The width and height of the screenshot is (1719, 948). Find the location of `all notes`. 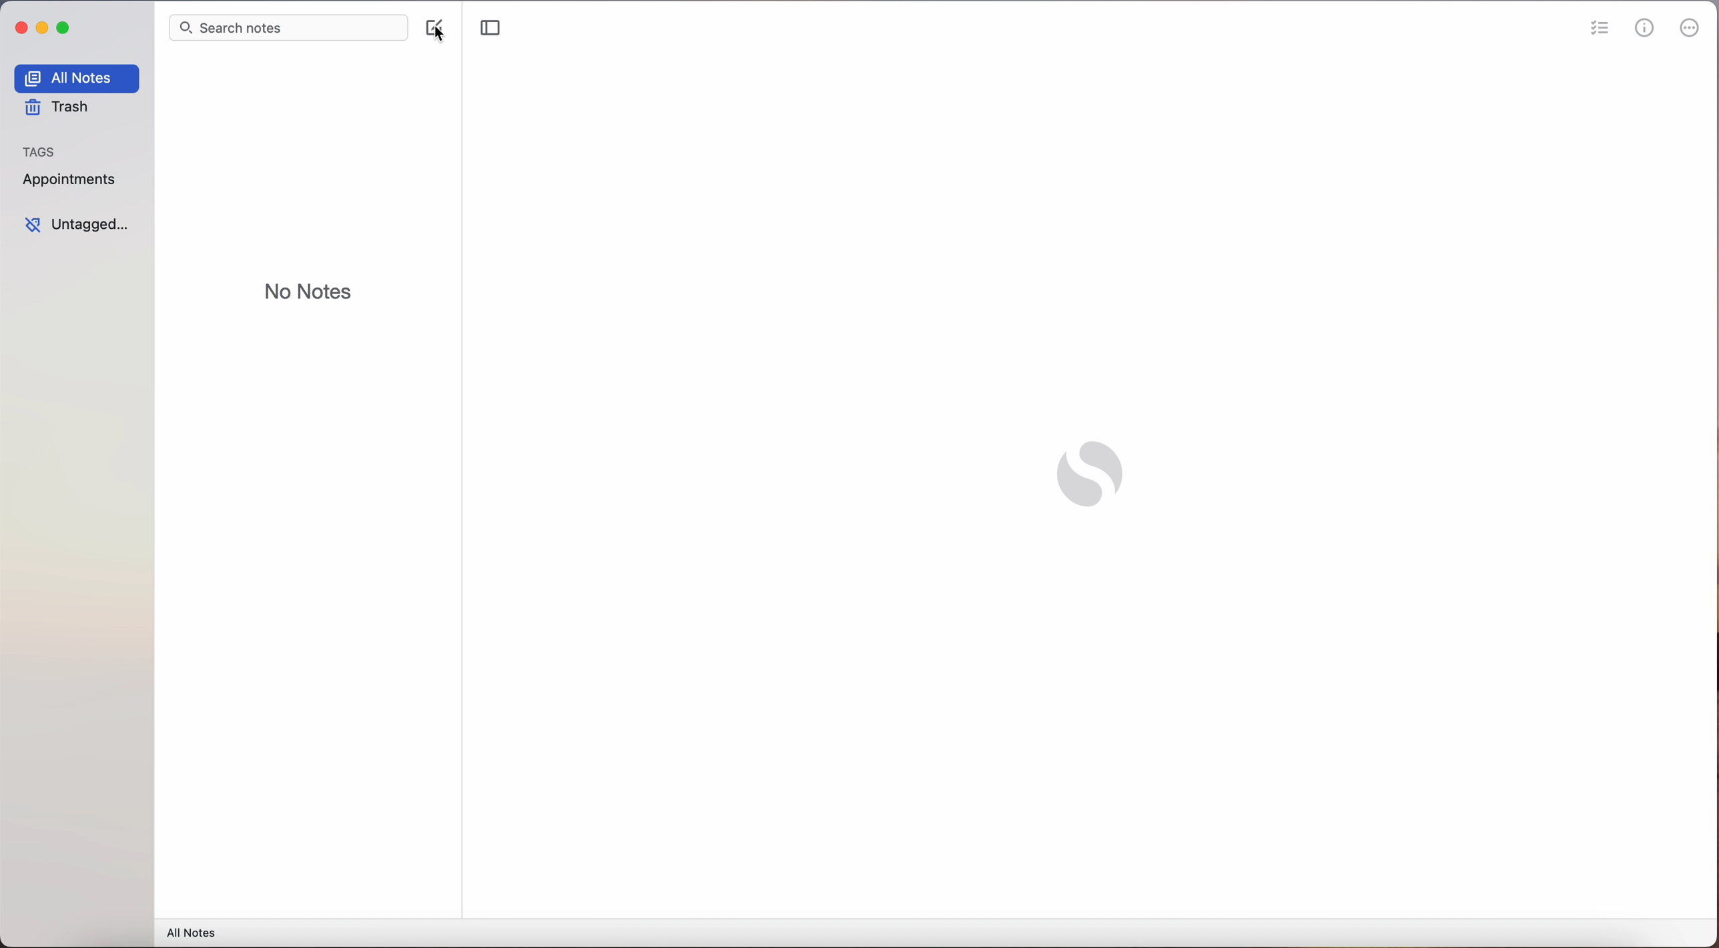

all notes is located at coordinates (78, 75).